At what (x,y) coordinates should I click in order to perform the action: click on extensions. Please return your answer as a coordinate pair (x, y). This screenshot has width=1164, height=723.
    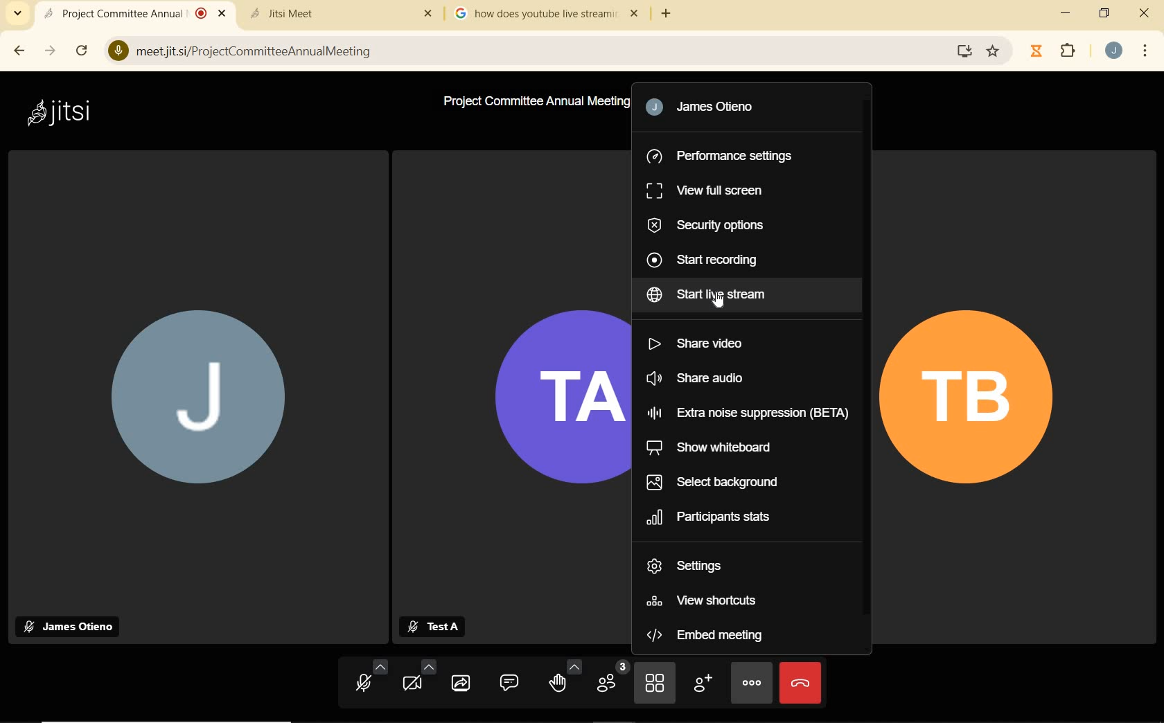
    Looking at the image, I should click on (1071, 53).